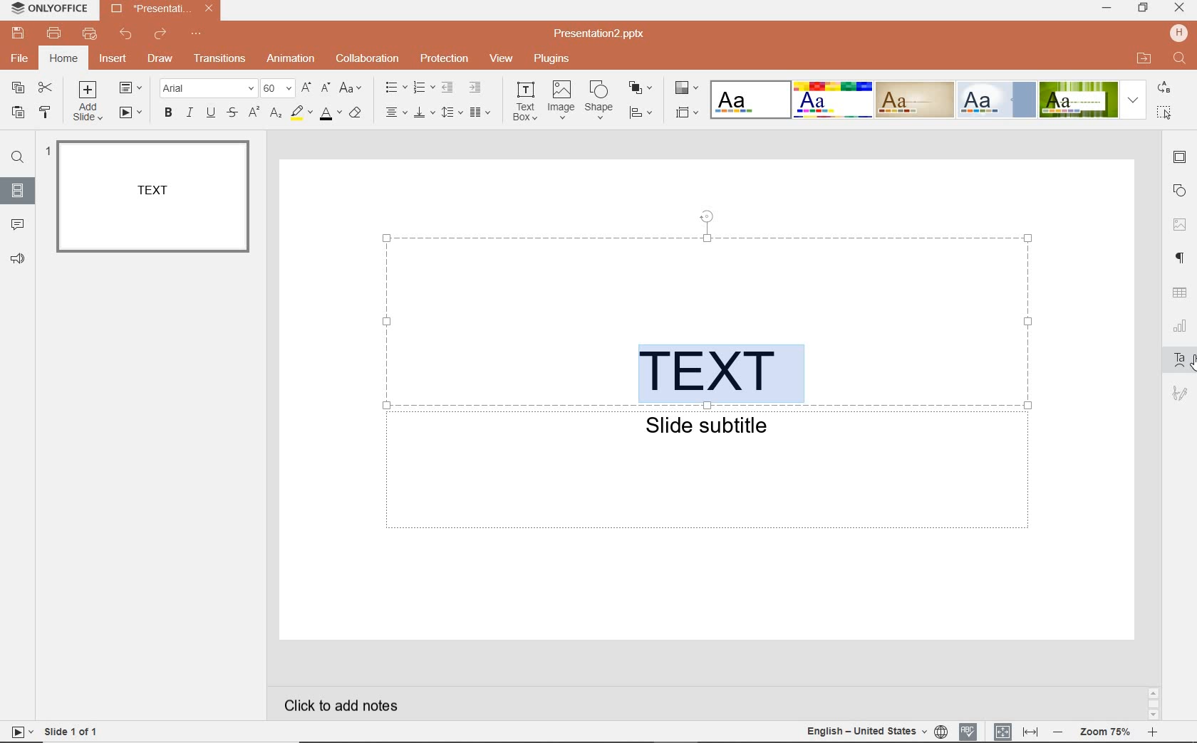 The width and height of the screenshot is (1197, 743). I want to click on TET ART, so click(1179, 358).